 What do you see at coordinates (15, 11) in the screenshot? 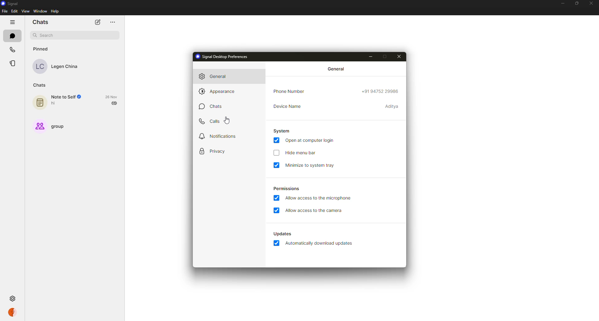
I see `edit` at bounding box center [15, 11].